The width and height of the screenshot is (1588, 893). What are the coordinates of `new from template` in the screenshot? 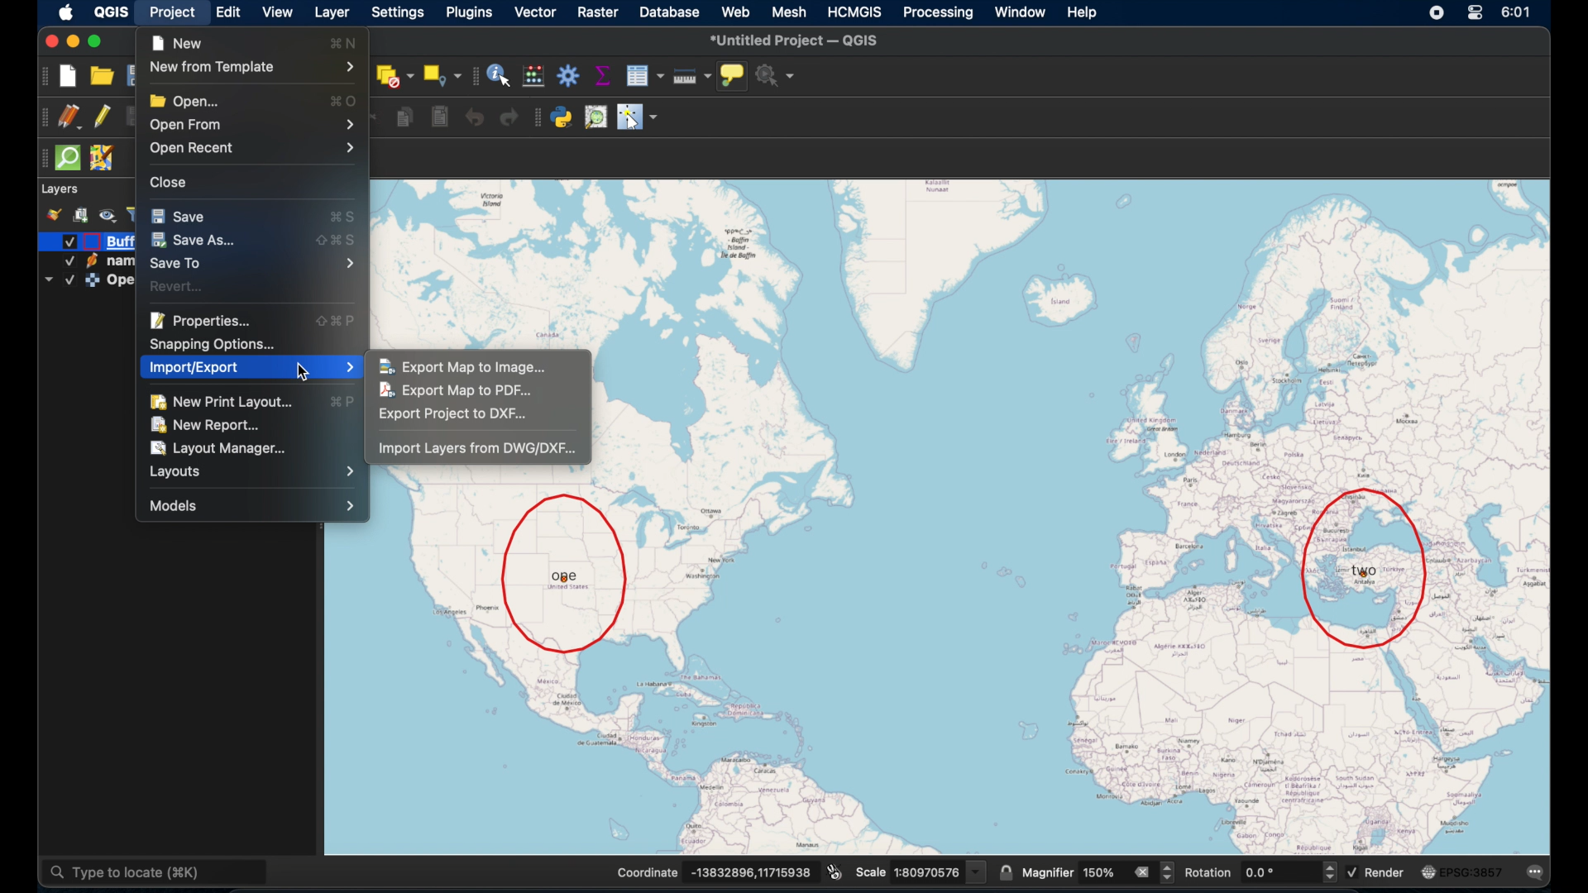 It's located at (252, 67).